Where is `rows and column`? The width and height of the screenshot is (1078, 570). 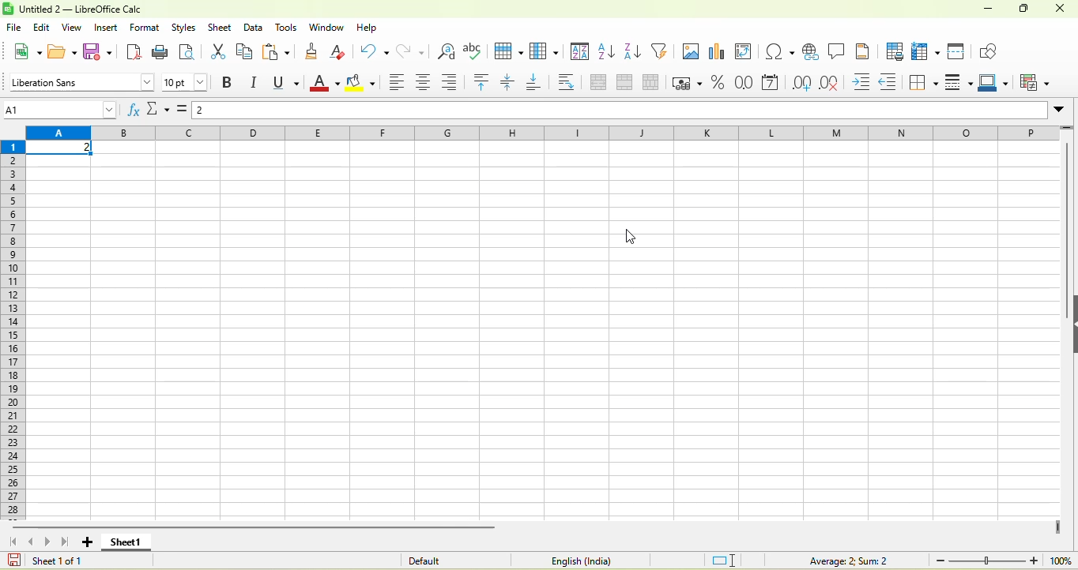
rows and column is located at coordinates (925, 51).